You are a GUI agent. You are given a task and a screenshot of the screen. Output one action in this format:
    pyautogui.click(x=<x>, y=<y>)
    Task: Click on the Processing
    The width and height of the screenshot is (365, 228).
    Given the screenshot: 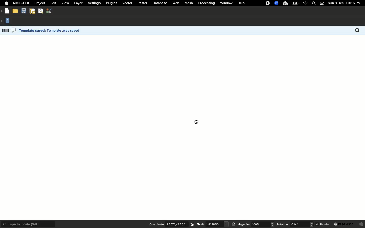 What is the action you would take?
    pyautogui.click(x=206, y=3)
    